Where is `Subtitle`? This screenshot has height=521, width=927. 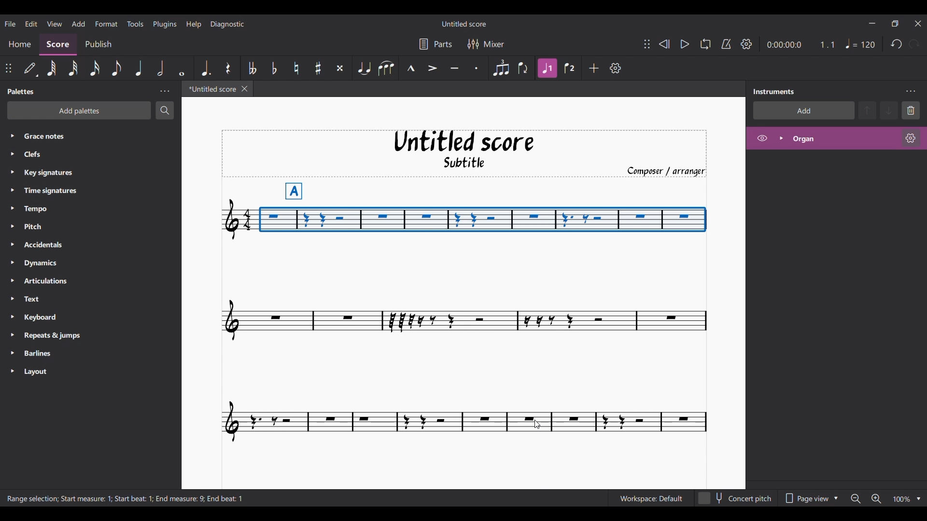 Subtitle is located at coordinates (474, 162).